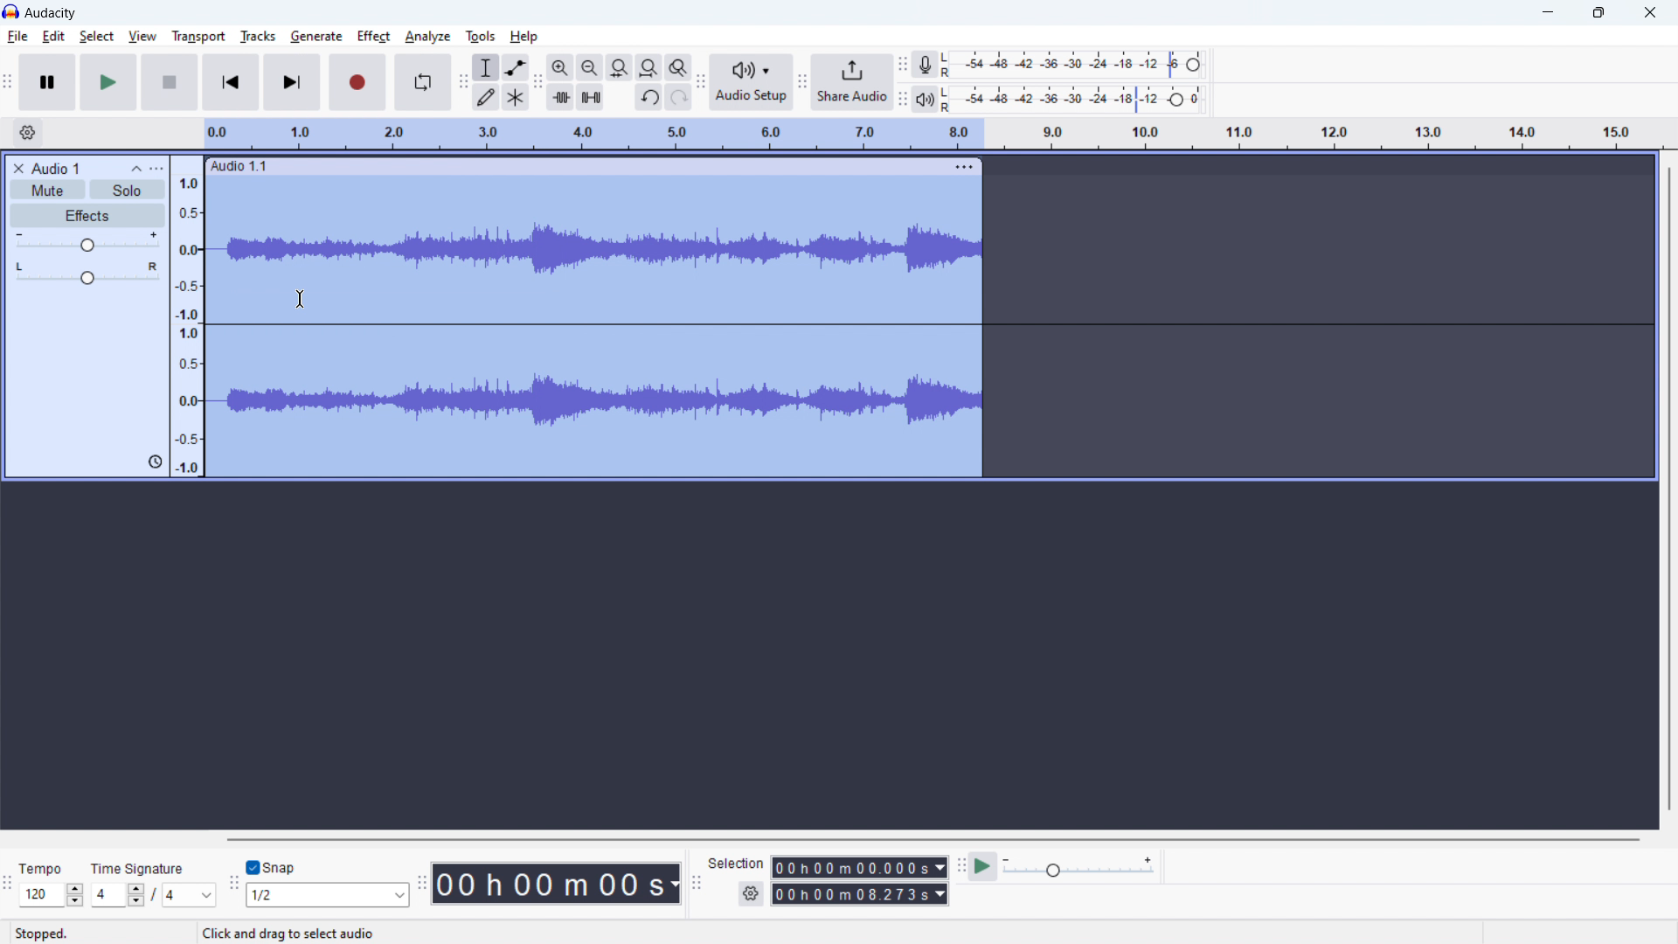 The width and height of the screenshot is (1678, 944). Describe the element at coordinates (170, 81) in the screenshot. I see `stop` at that location.